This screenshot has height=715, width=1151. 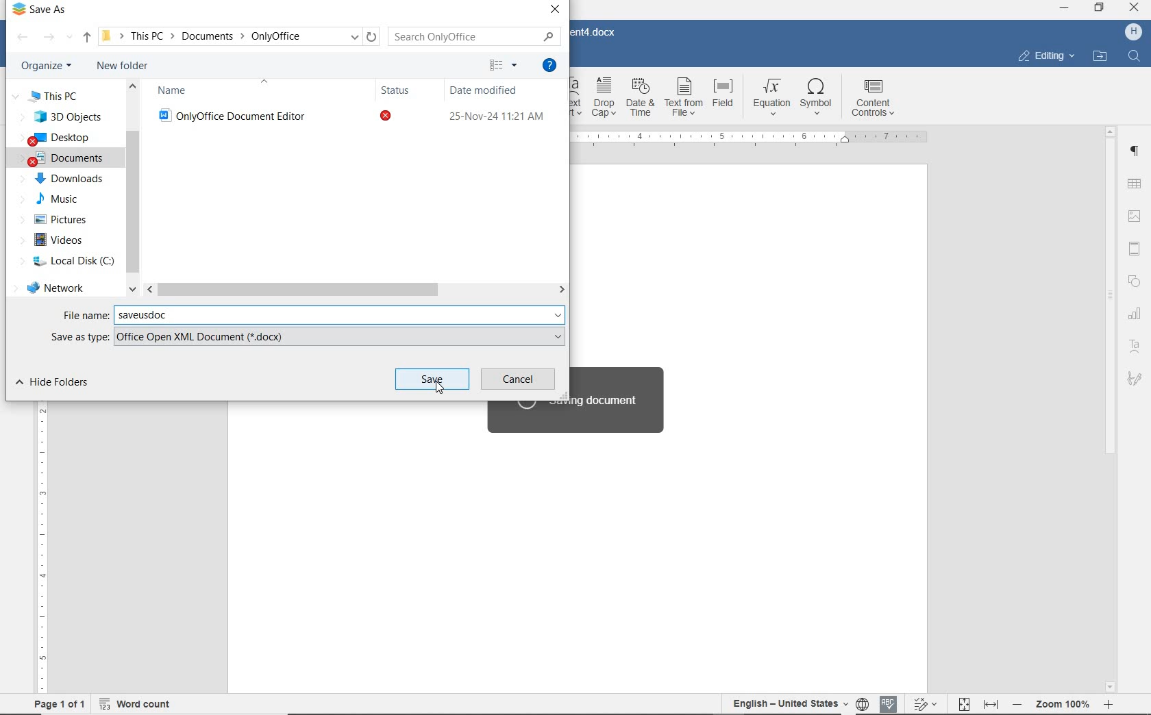 What do you see at coordinates (482, 89) in the screenshot?
I see `Date modified` at bounding box center [482, 89].